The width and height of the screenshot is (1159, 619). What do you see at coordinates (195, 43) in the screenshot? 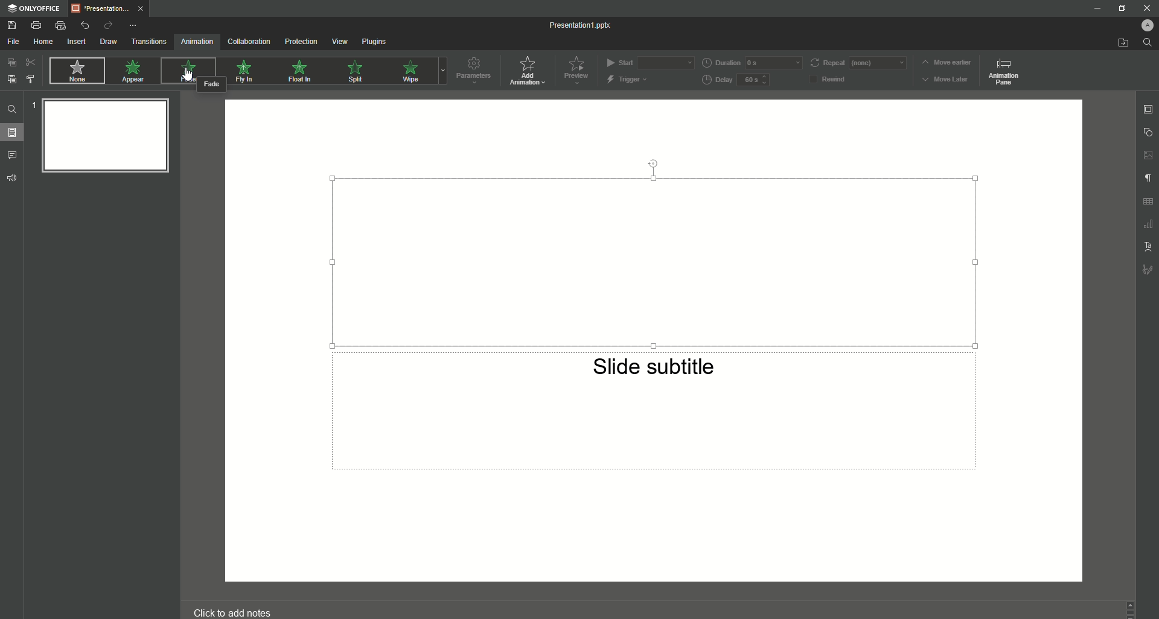
I see `Animation` at bounding box center [195, 43].